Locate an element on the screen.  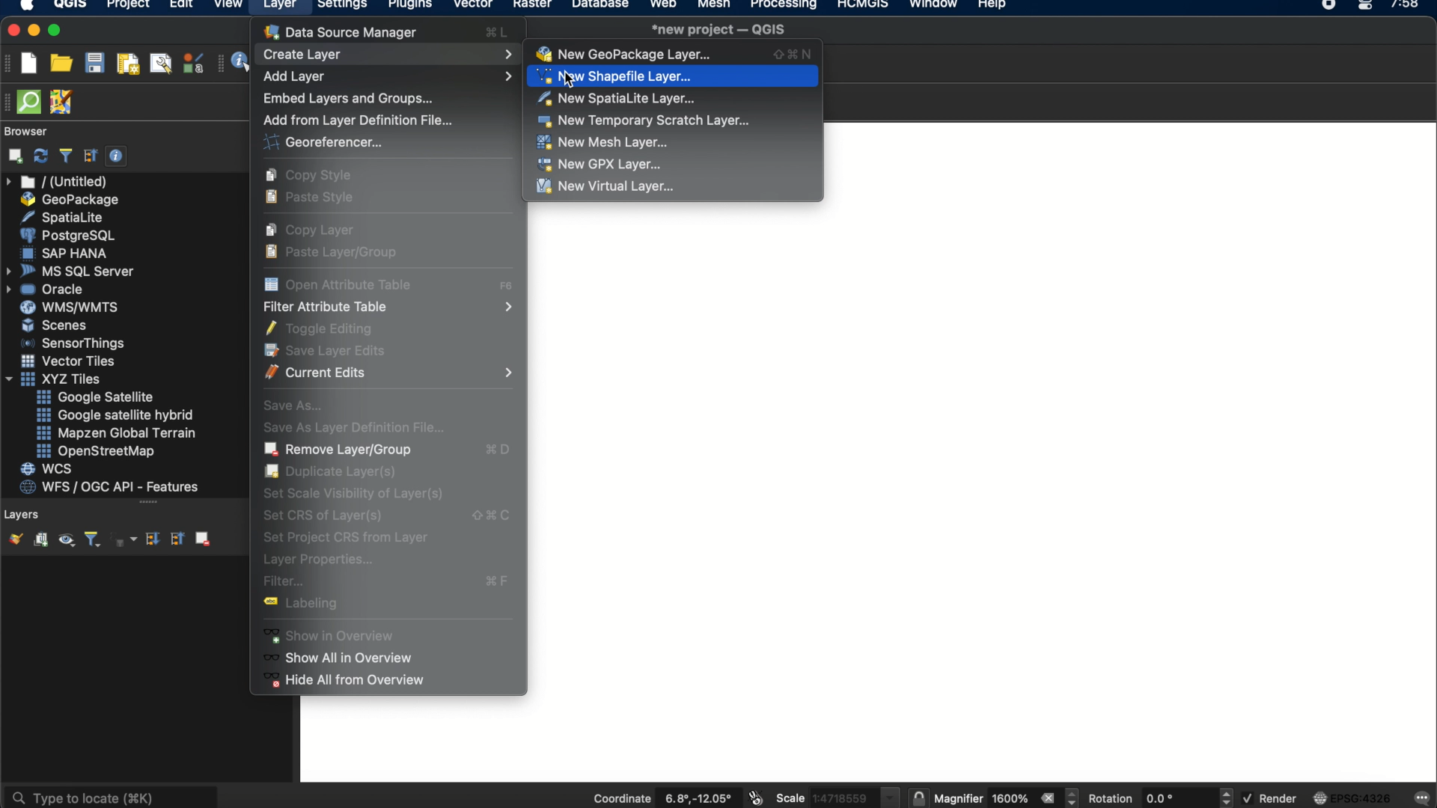
type to locate is located at coordinates (110, 796).